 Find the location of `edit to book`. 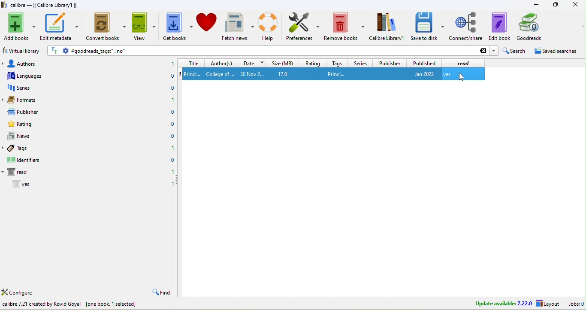

edit to book is located at coordinates (499, 27).